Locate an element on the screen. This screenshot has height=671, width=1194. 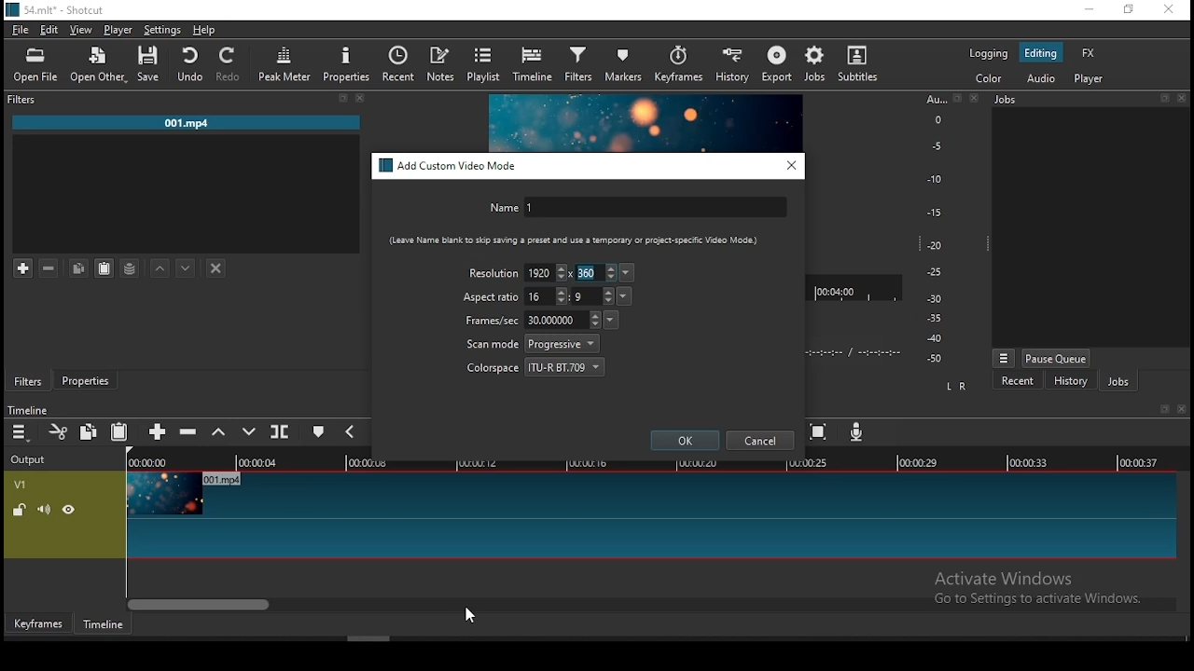
save is located at coordinates (153, 64).